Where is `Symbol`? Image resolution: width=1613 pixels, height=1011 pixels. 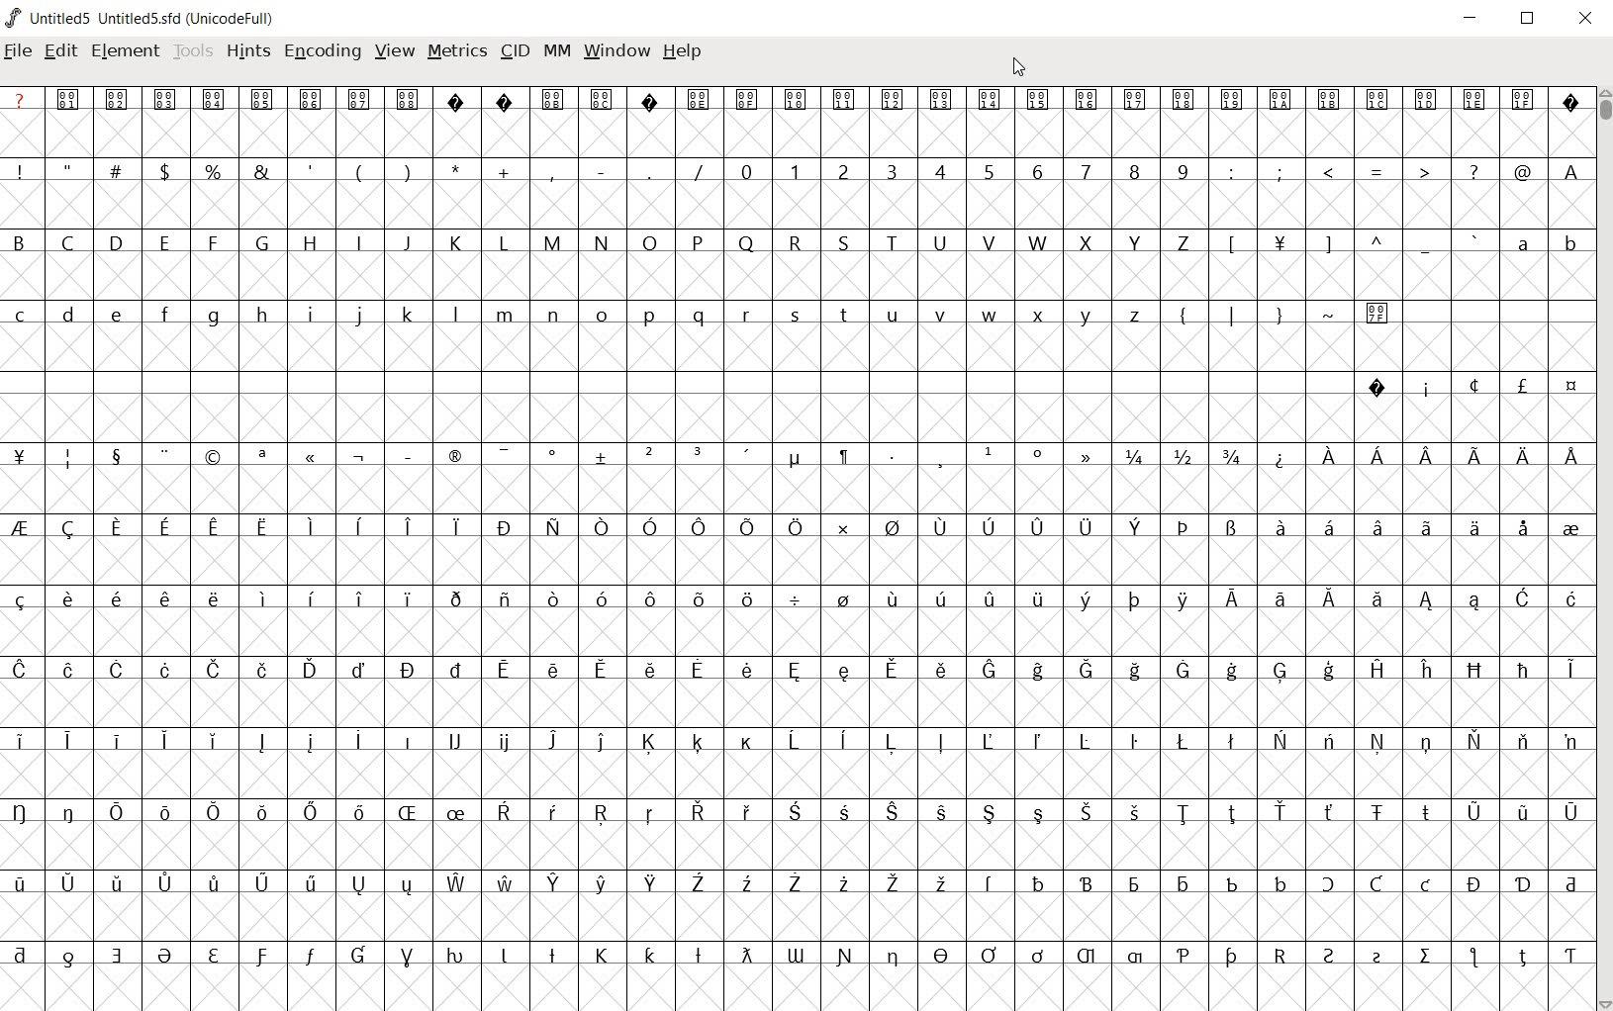
Symbol is located at coordinates (1232, 814).